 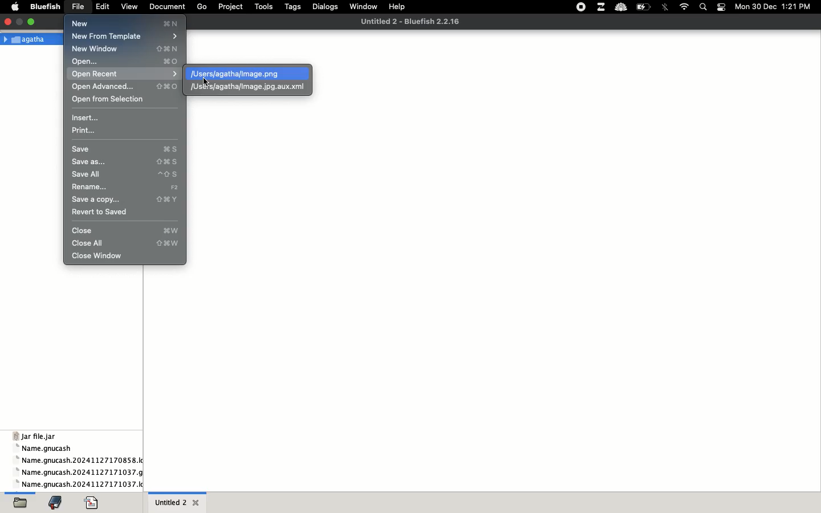 I want to click on window , so click(x=362, y=6).